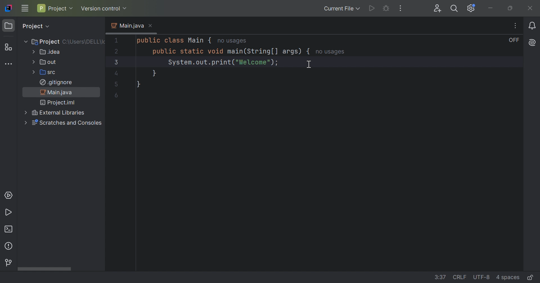 The image size is (540, 283). What do you see at coordinates (53, 113) in the screenshot?
I see `External Libraries` at bounding box center [53, 113].